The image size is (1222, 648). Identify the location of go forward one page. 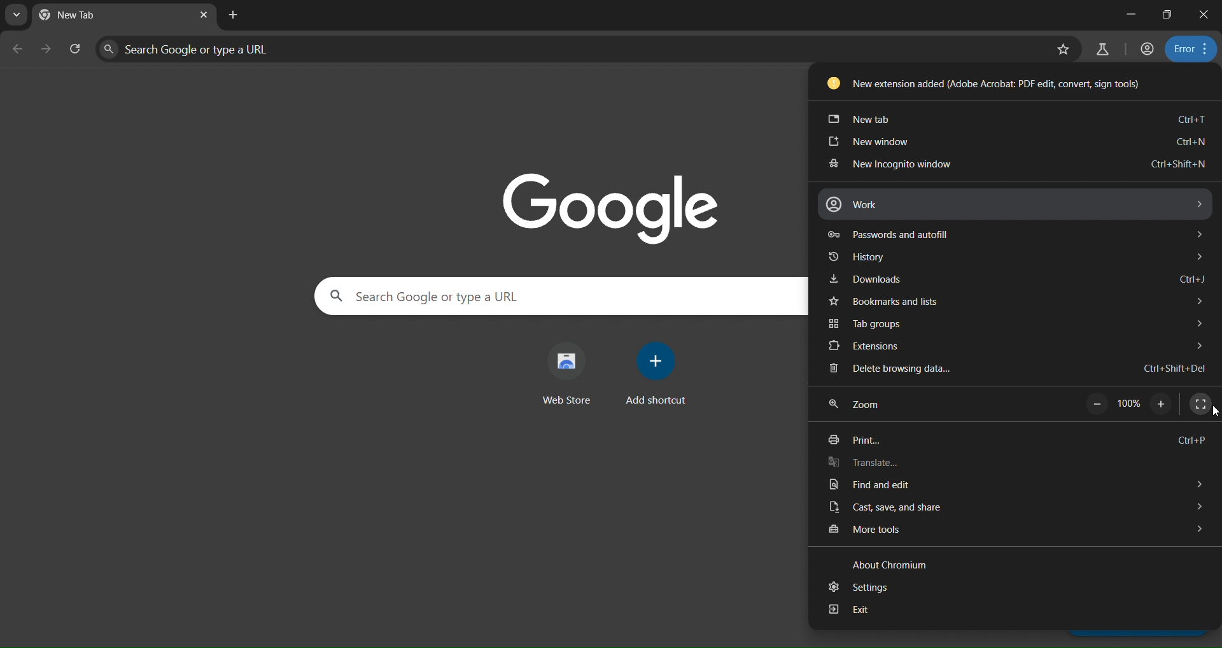
(43, 50).